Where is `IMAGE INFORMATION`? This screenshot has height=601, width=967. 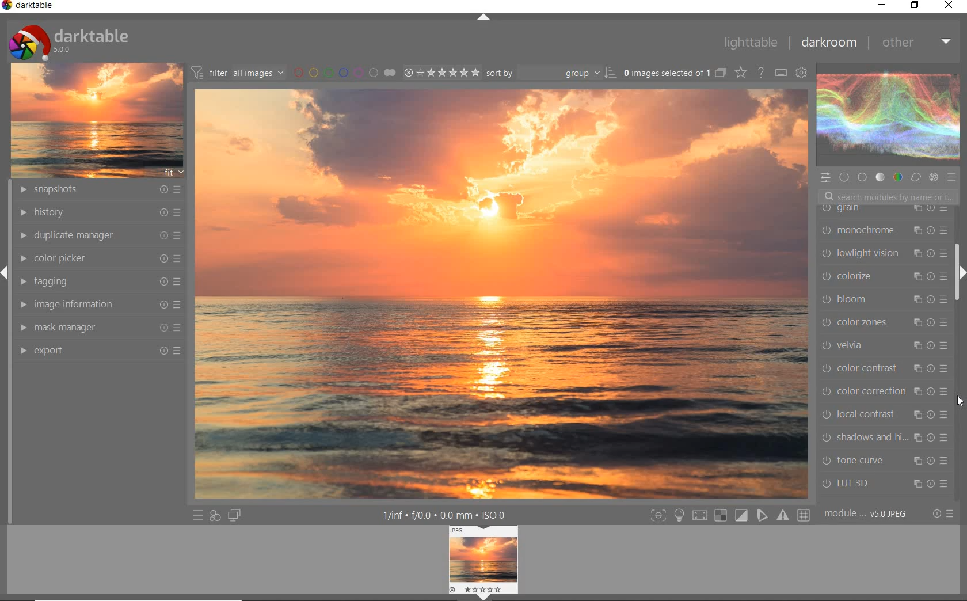 IMAGE INFORMATION is located at coordinates (101, 304).